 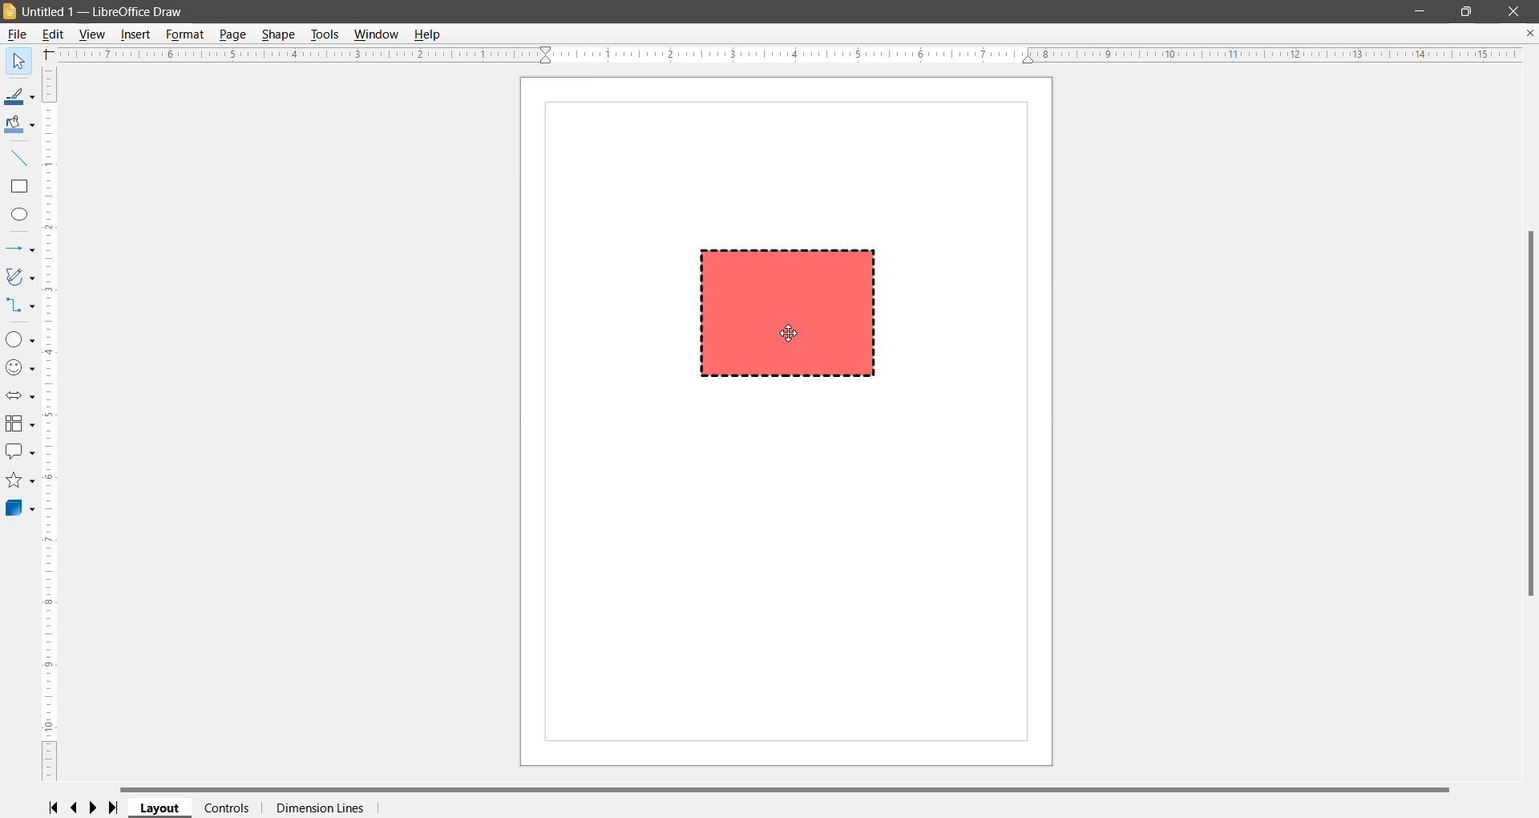 I want to click on Insert, so click(x=137, y=34).